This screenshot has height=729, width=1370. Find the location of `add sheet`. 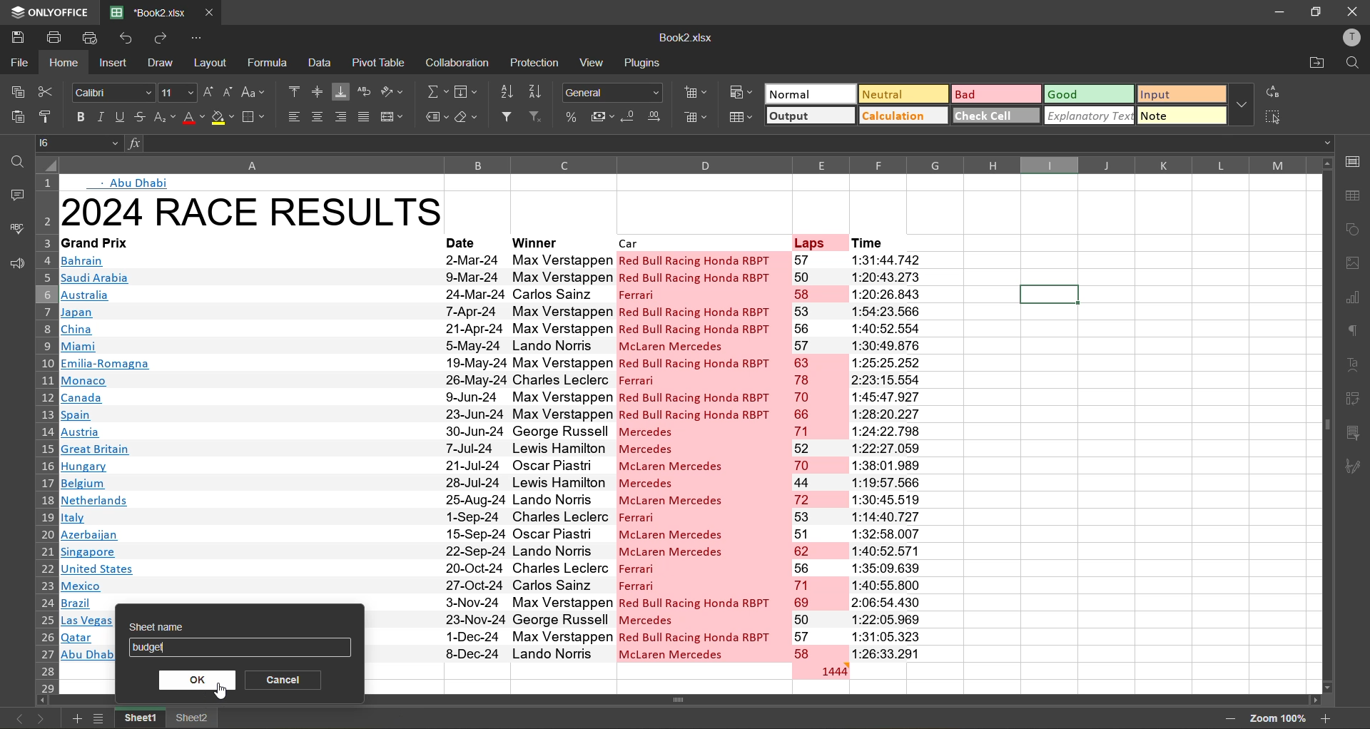

add sheet is located at coordinates (78, 718).